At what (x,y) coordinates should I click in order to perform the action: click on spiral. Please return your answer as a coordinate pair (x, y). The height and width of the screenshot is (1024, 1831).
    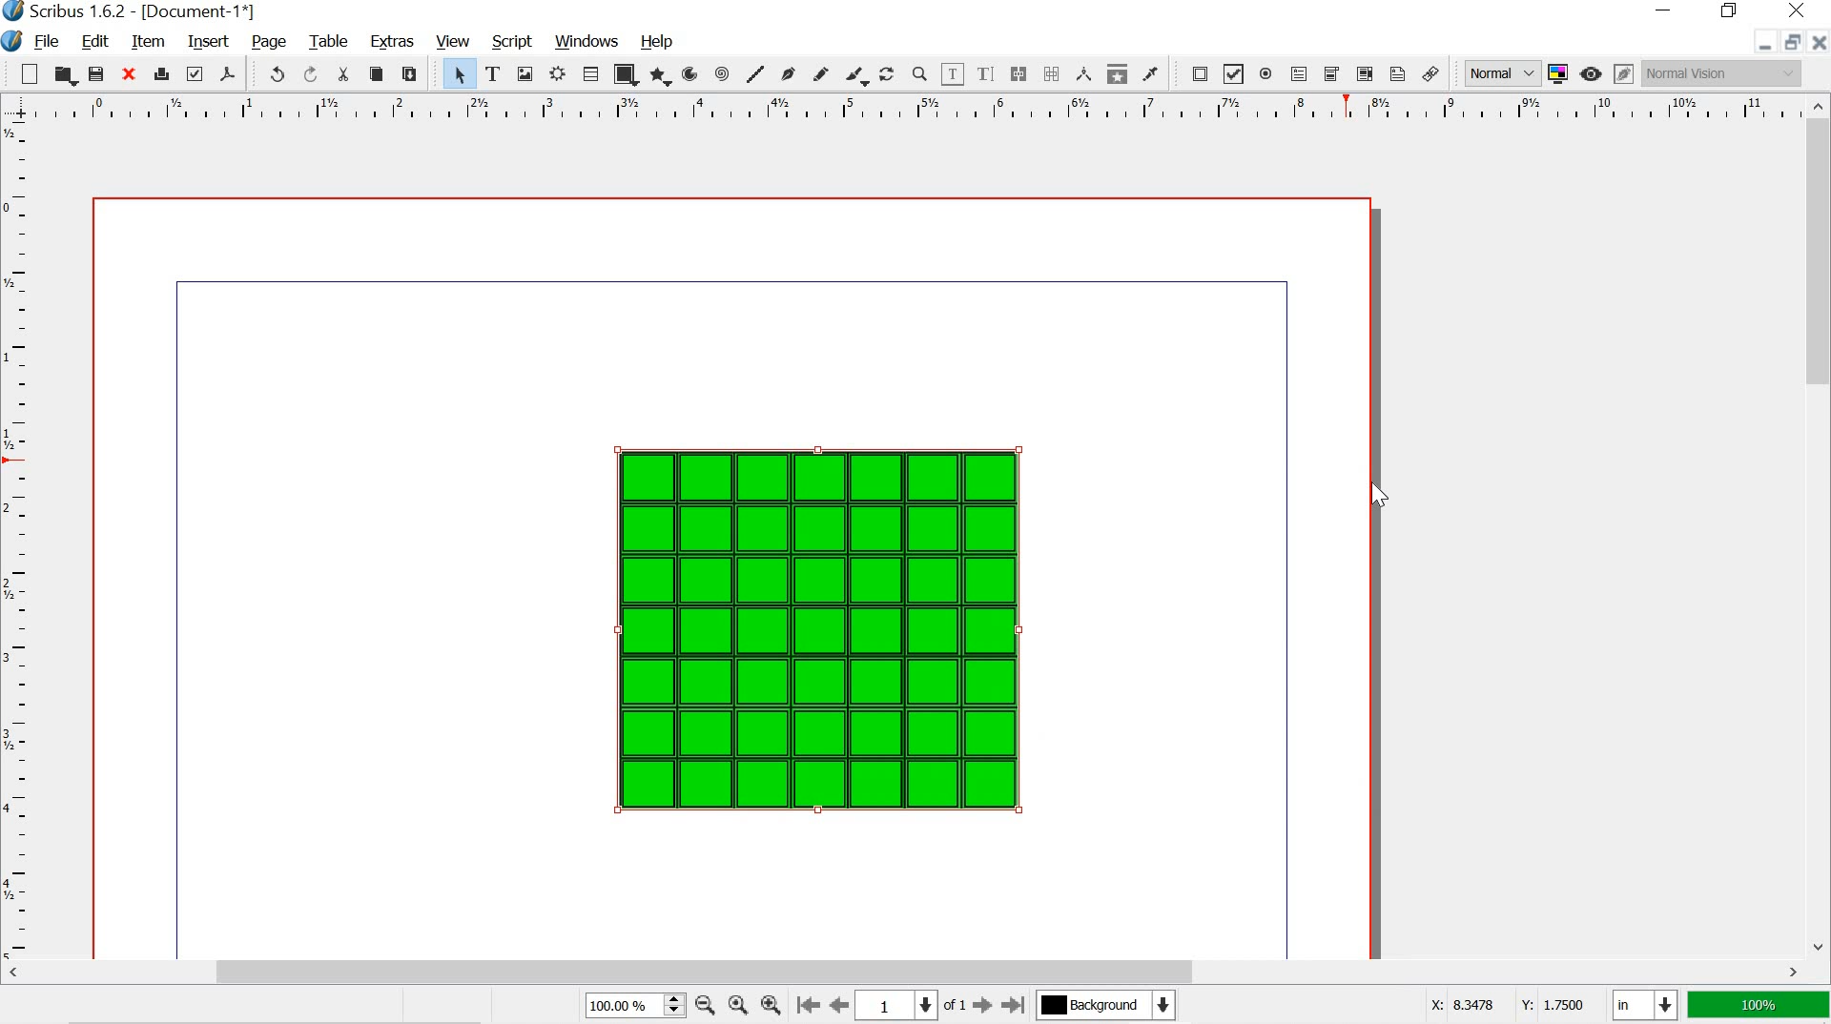
    Looking at the image, I should click on (720, 73).